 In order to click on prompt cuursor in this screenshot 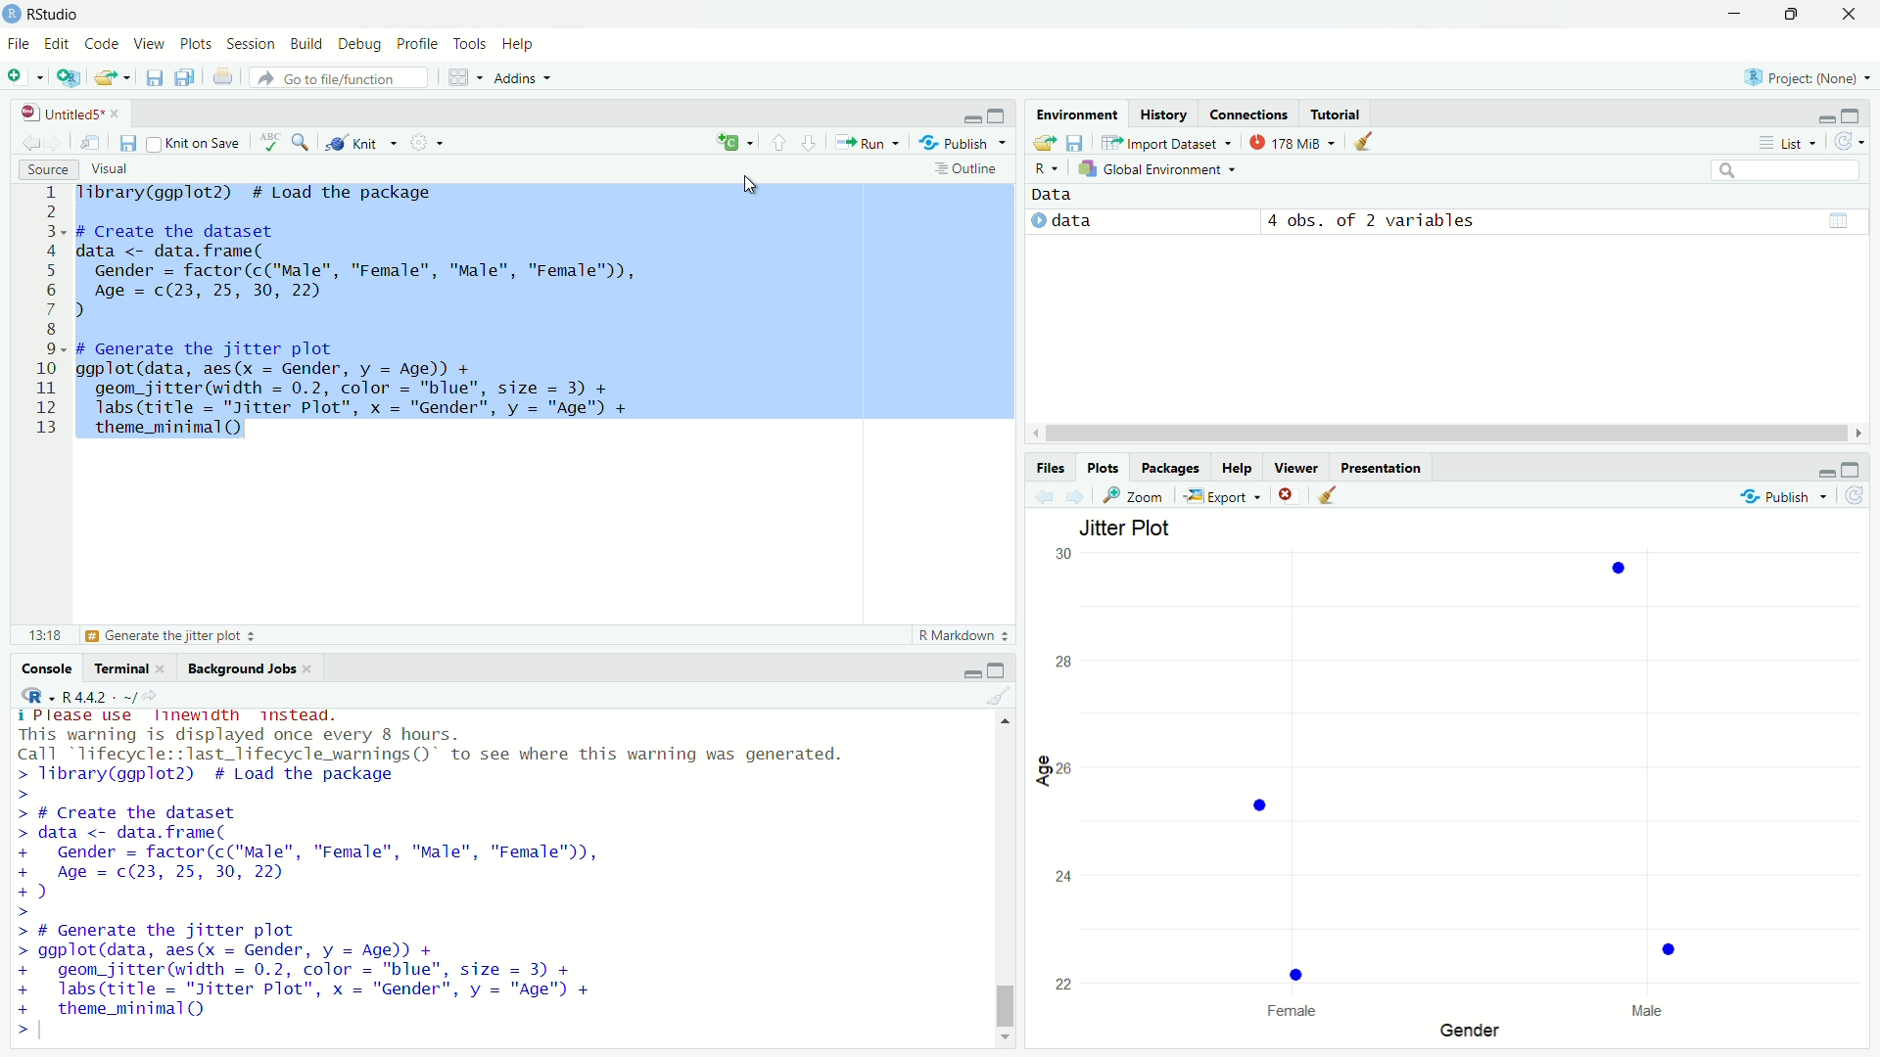, I will do `click(20, 795)`.